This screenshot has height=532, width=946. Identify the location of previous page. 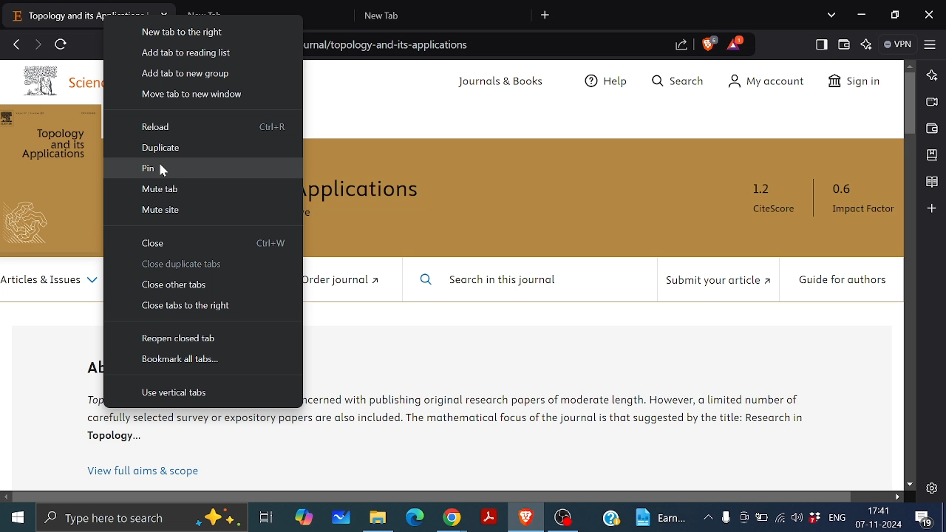
(16, 44).